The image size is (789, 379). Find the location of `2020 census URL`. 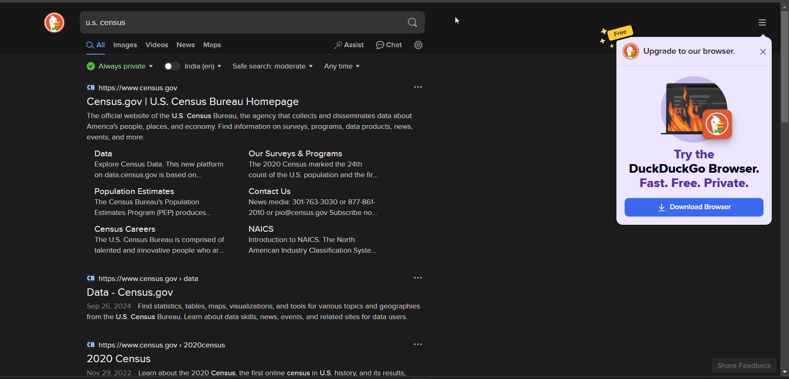

2020 census URL is located at coordinates (159, 345).